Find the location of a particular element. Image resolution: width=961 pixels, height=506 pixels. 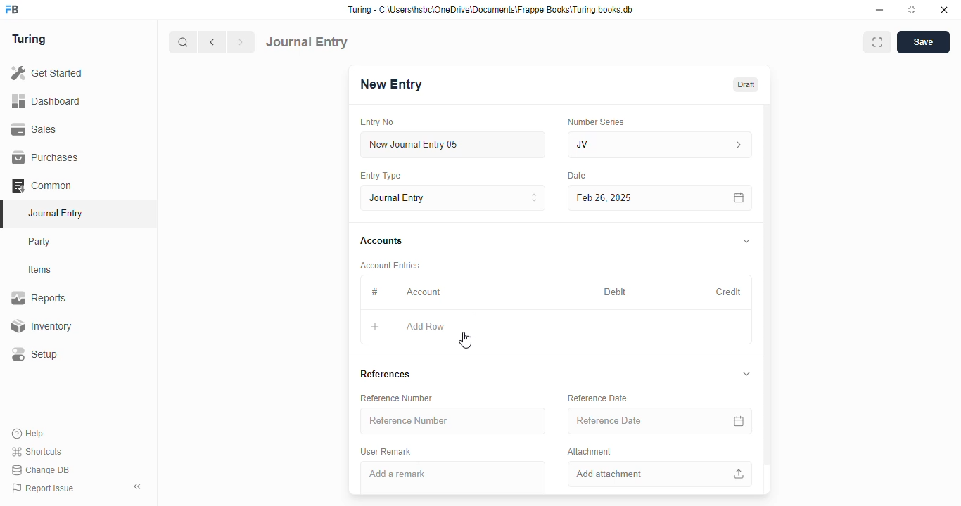

user remark is located at coordinates (386, 451).